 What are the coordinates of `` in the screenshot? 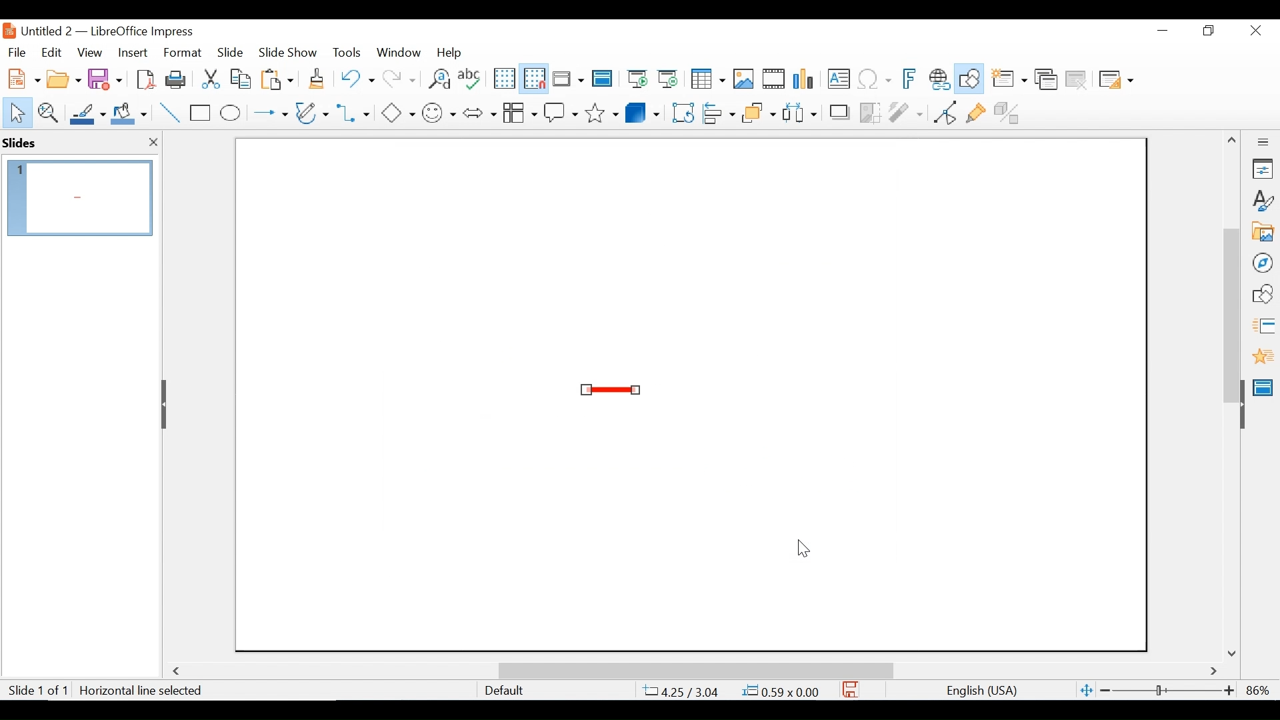 It's located at (519, 111).